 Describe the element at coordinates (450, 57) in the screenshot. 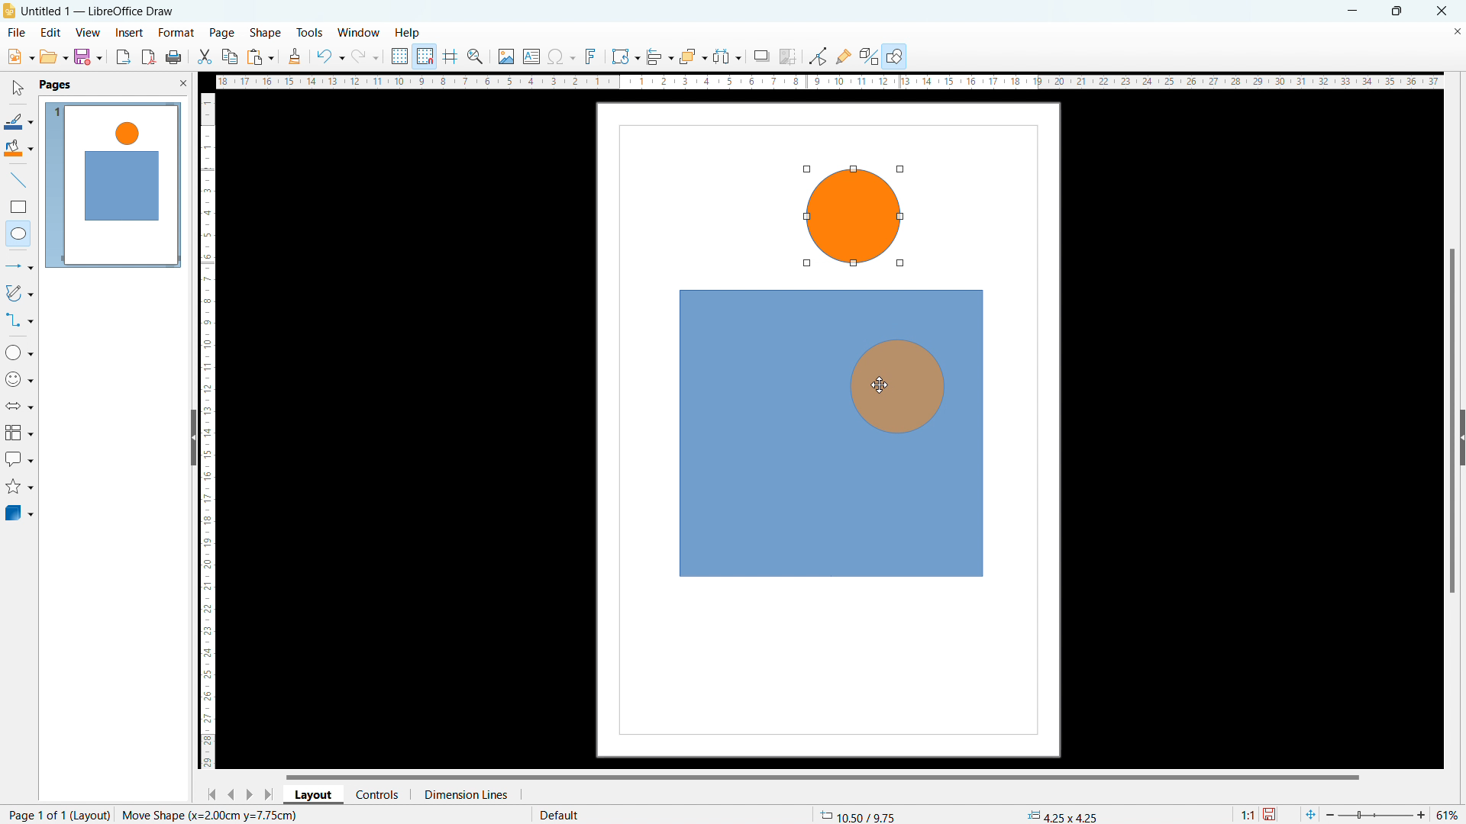

I see `guidelines while moving` at that location.